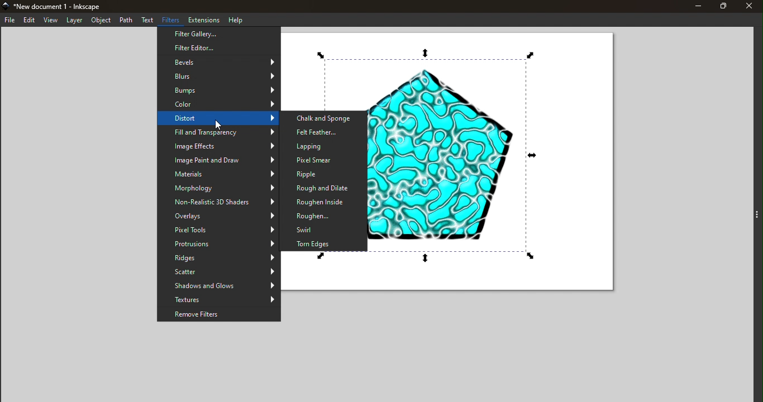 The image size is (763, 402). What do you see at coordinates (65, 6) in the screenshot?
I see `New document 1 - Inkscape` at bounding box center [65, 6].